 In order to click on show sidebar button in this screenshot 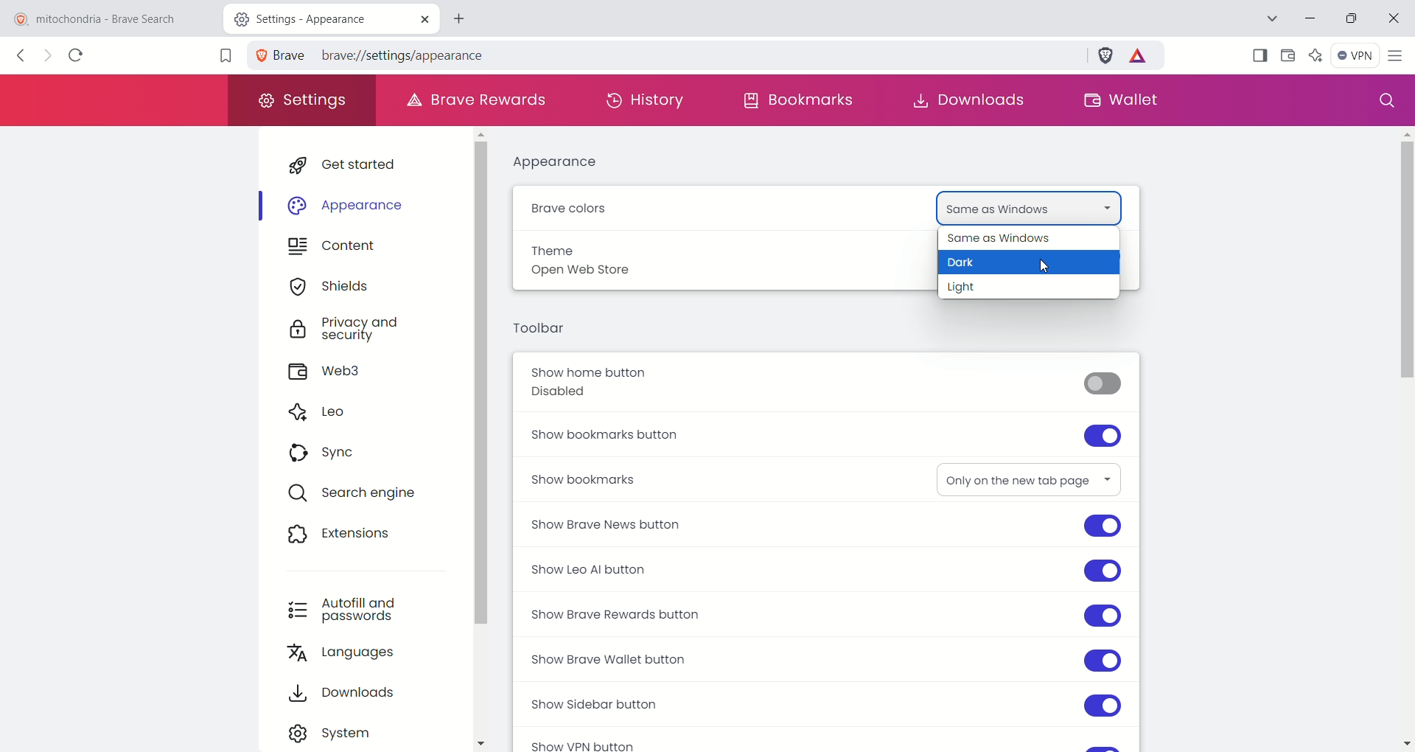, I will do `click(822, 705)`.